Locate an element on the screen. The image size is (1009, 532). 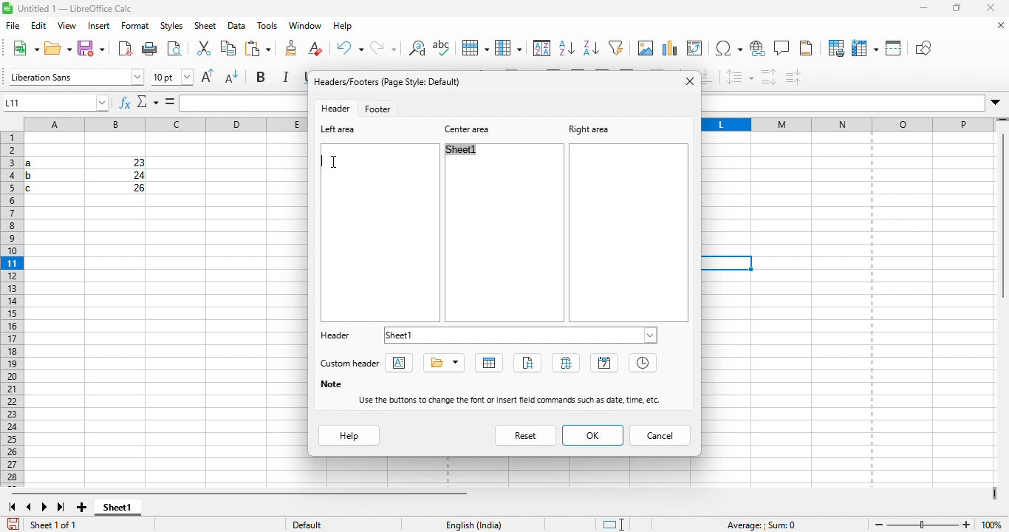
close is located at coordinates (685, 83).